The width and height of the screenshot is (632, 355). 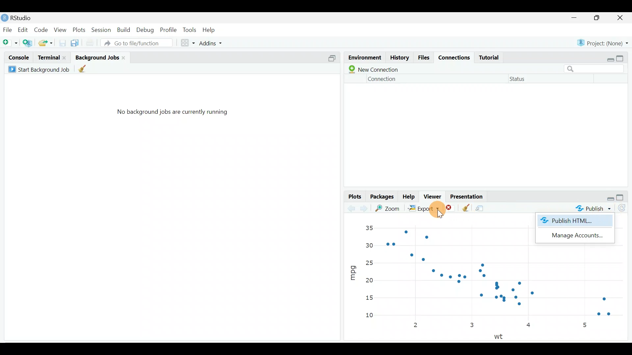 What do you see at coordinates (126, 57) in the screenshot?
I see `close background job` at bounding box center [126, 57].